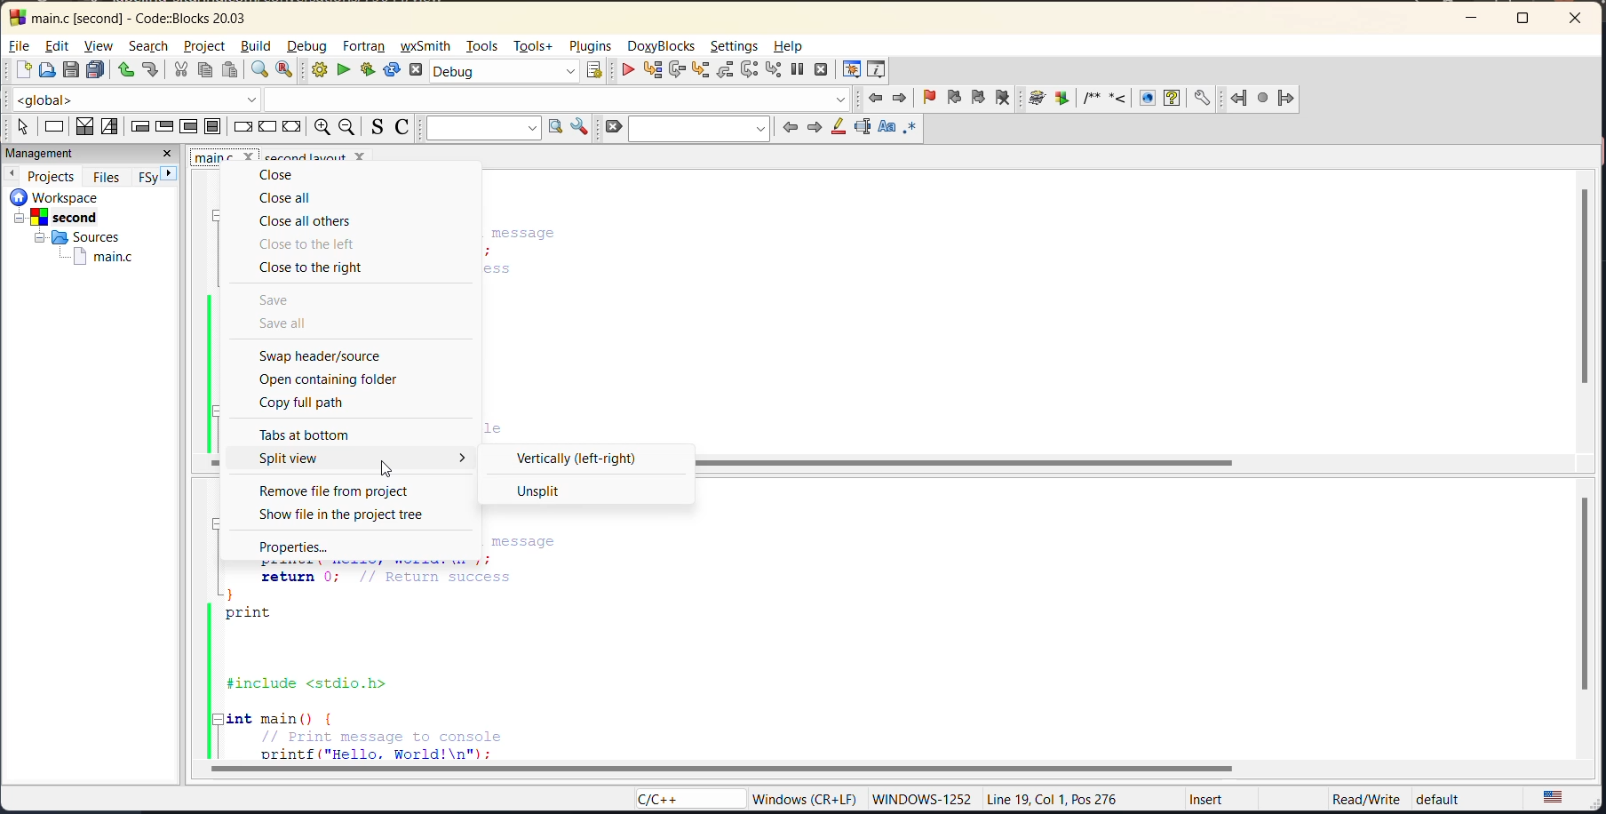 Image resolution: width=1606 pixels, height=814 pixels. Describe the element at coordinates (83, 126) in the screenshot. I see `decision` at that location.